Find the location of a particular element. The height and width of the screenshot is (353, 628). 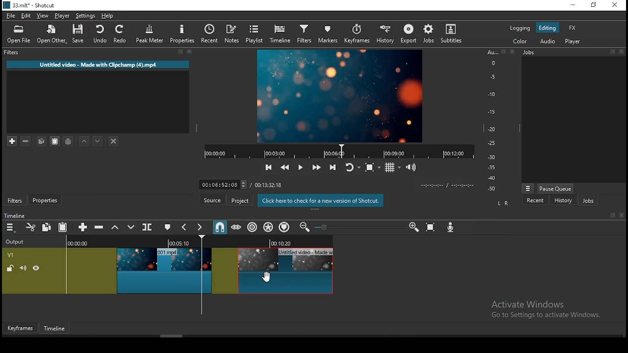

paste is located at coordinates (63, 227).